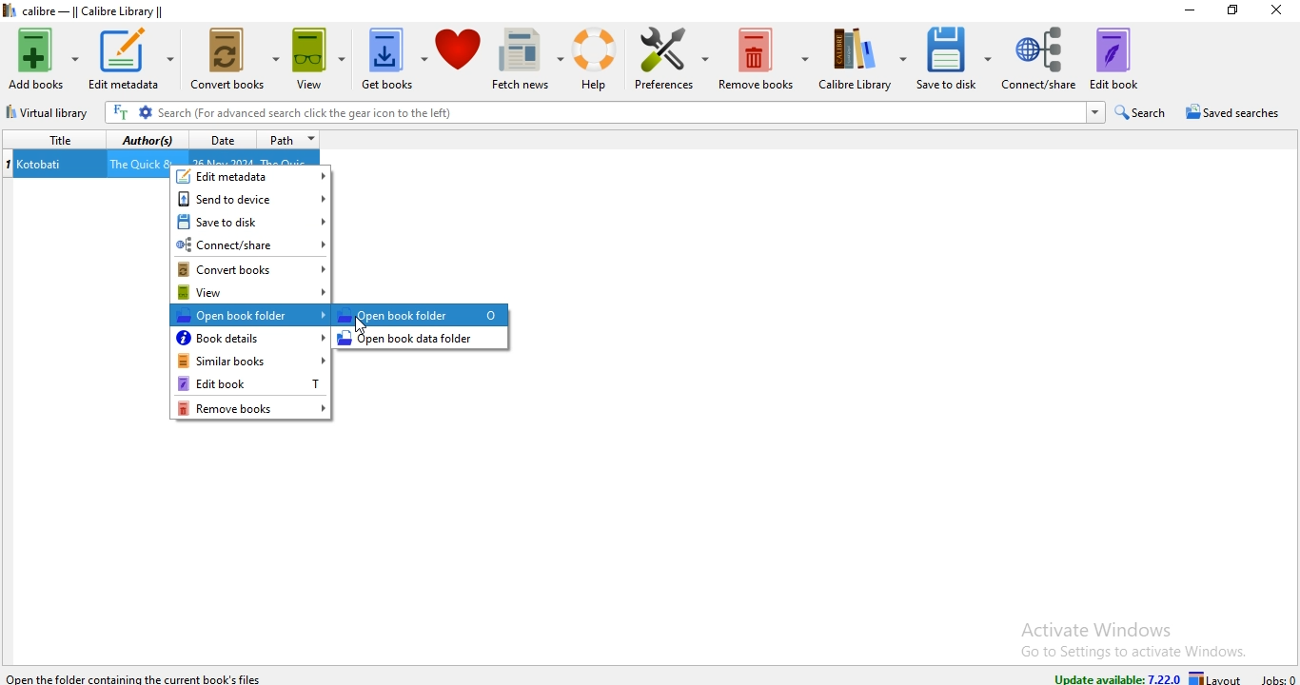 The height and width of the screenshot is (685, 1300). What do you see at coordinates (290, 139) in the screenshot?
I see `path` at bounding box center [290, 139].